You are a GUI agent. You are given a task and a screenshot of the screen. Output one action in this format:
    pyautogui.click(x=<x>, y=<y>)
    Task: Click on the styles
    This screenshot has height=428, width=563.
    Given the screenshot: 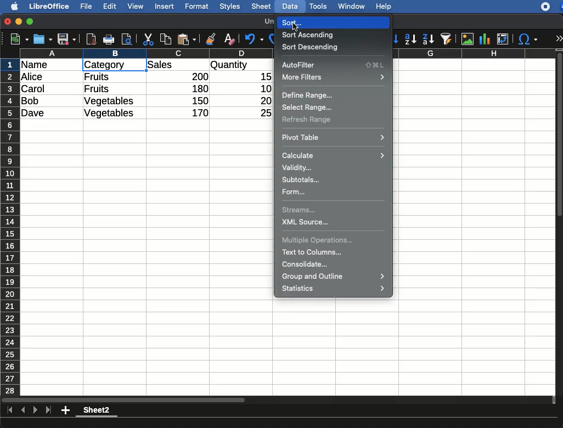 What is the action you would take?
    pyautogui.click(x=229, y=8)
    